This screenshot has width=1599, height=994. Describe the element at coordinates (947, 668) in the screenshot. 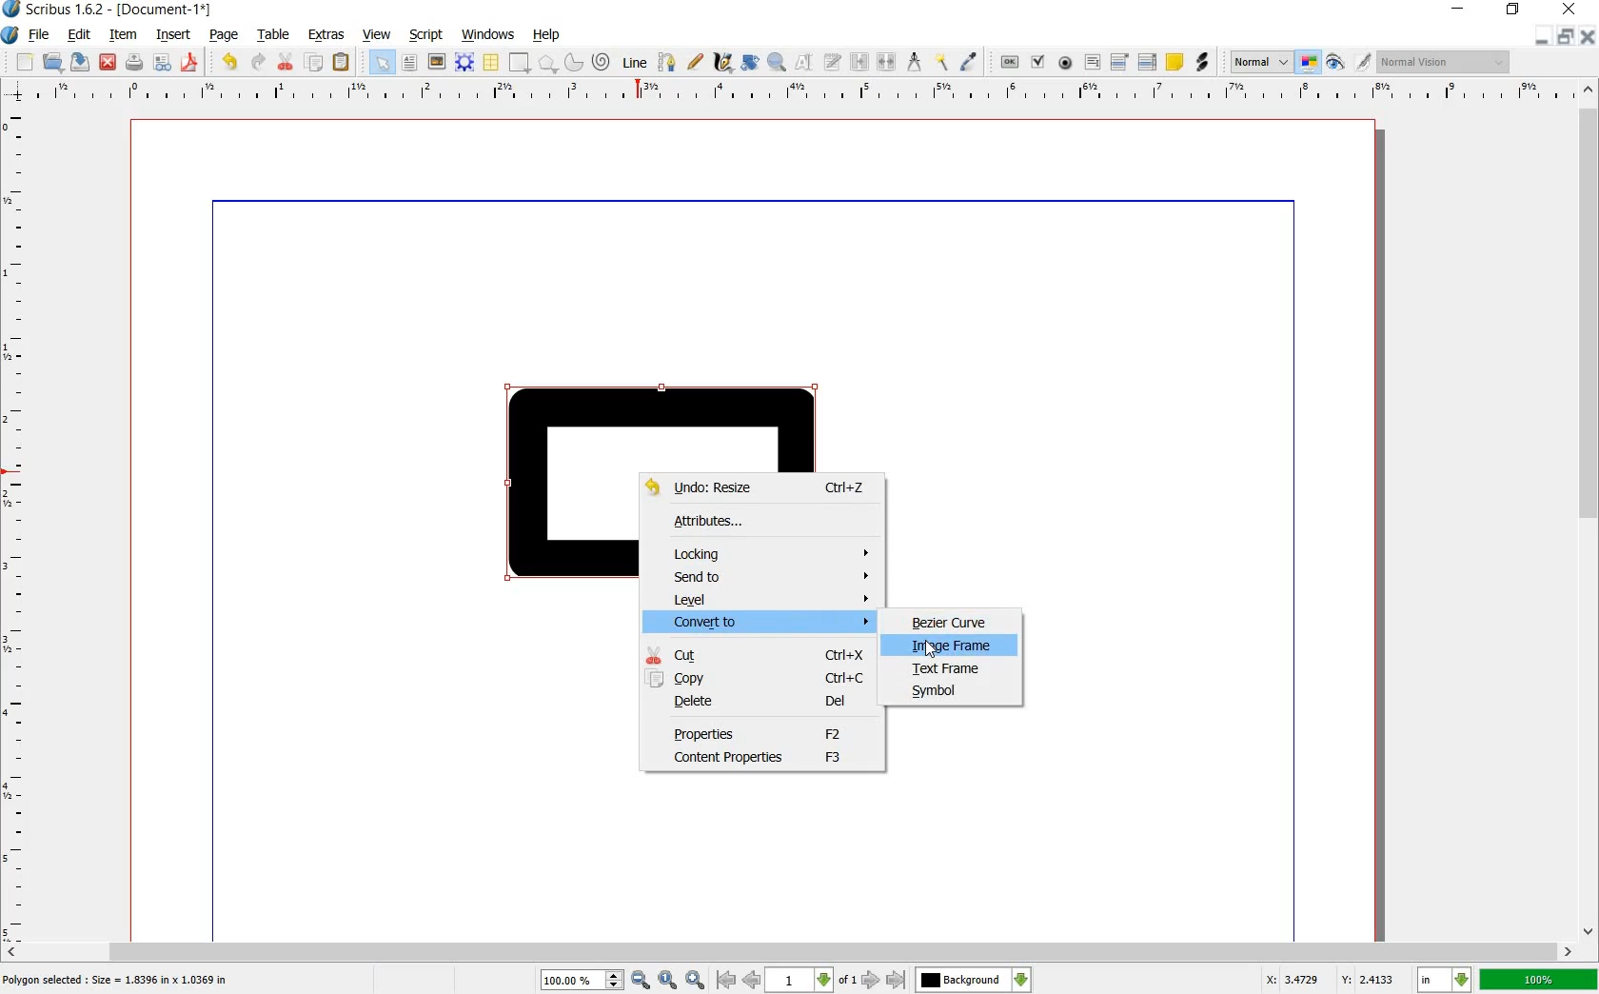

I see `TEXT FRAME` at that location.